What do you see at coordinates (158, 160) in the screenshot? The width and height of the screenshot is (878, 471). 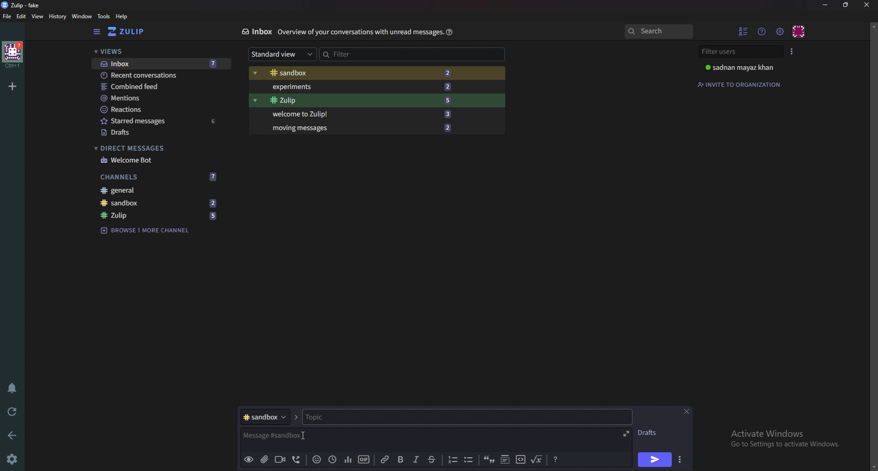 I see `welcome bot` at bounding box center [158, 160].